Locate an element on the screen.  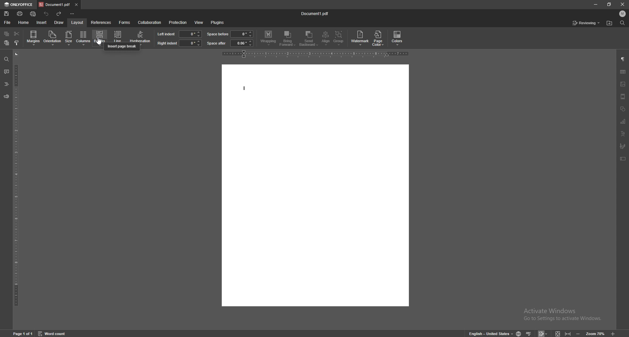
fit to width is located at coordinates (568, 334).